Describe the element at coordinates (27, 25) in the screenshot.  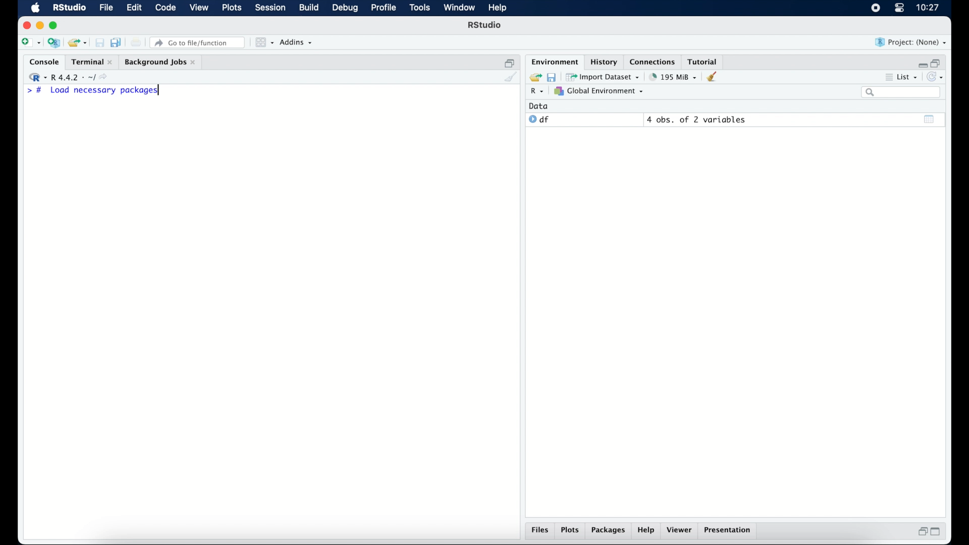
I see `close` at that location.